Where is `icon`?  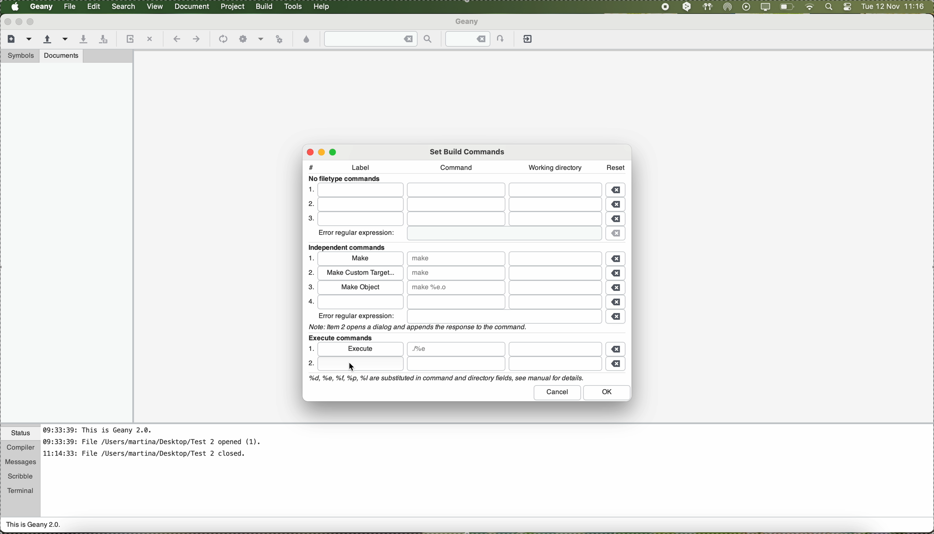 icon is located at coordinates (243, 39).